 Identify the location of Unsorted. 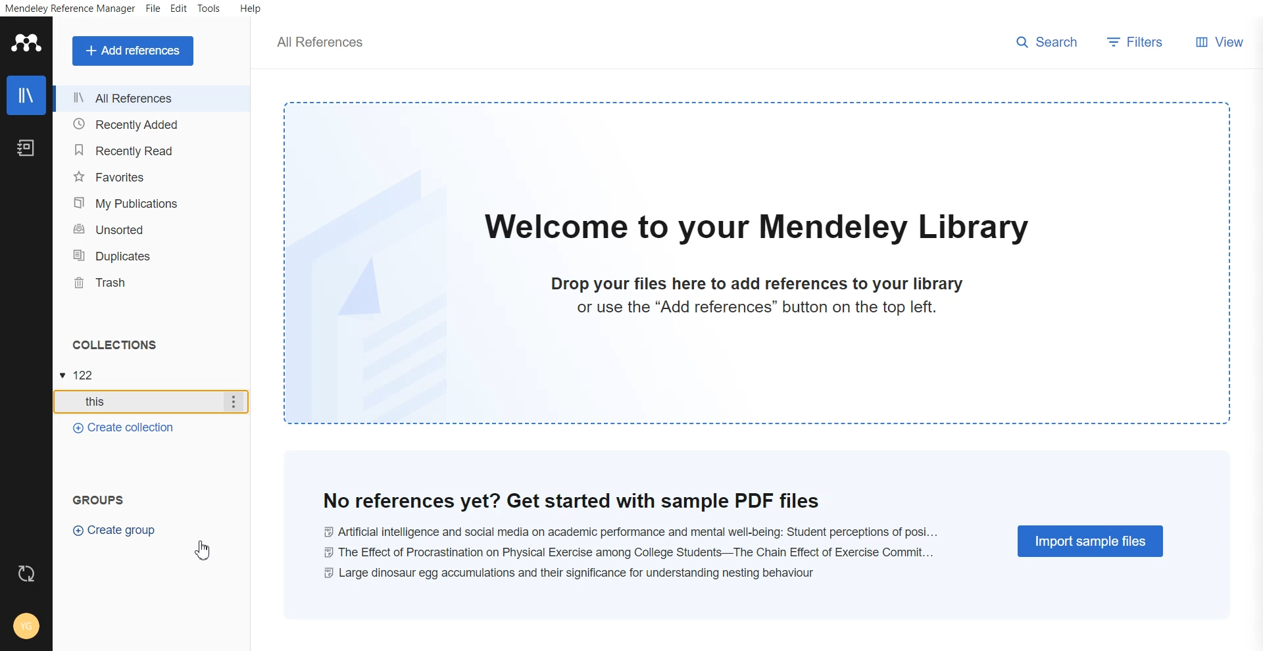
(152, 229).